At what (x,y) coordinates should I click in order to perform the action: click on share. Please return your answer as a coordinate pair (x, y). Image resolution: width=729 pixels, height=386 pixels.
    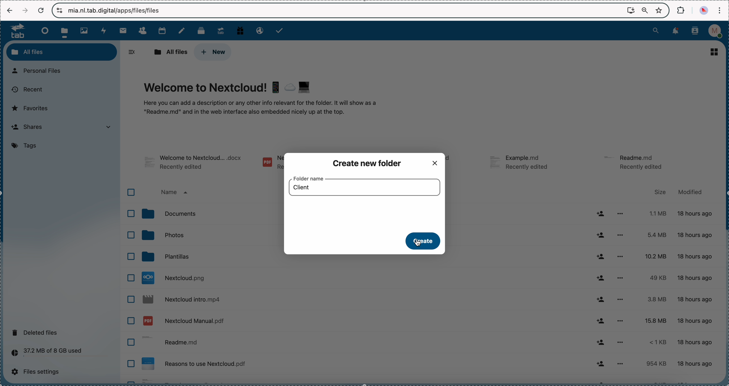
    Looking at the image, I should click on (600, 363).